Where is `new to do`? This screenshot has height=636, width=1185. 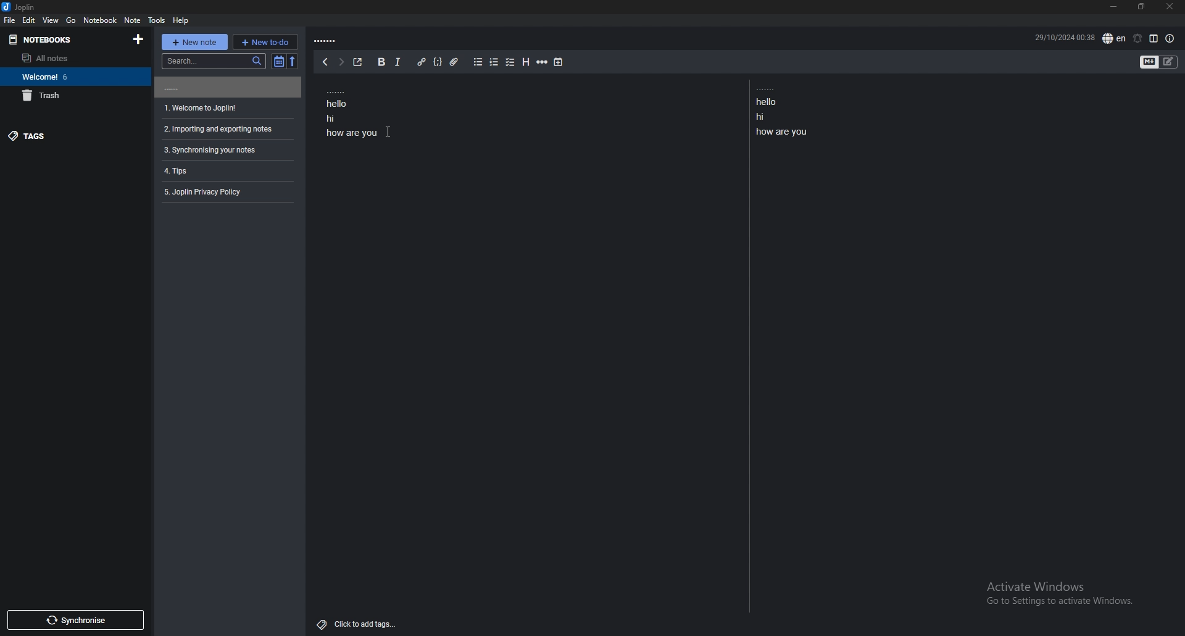
new to do is located at coordinates (265, 42).